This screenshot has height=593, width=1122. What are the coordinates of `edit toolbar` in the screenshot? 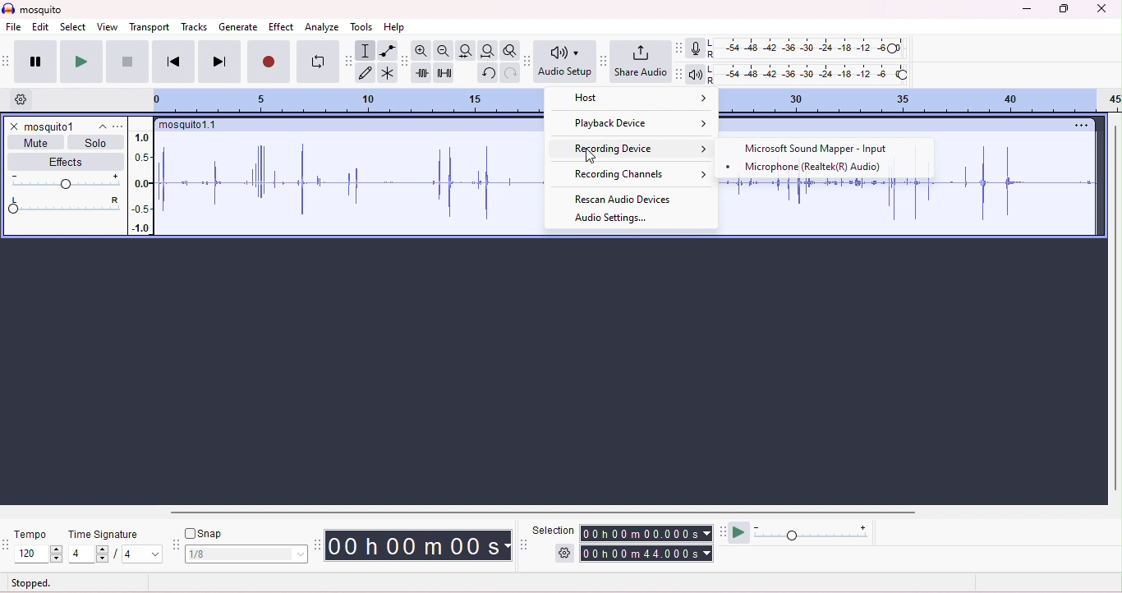 It's located at (405, 62).